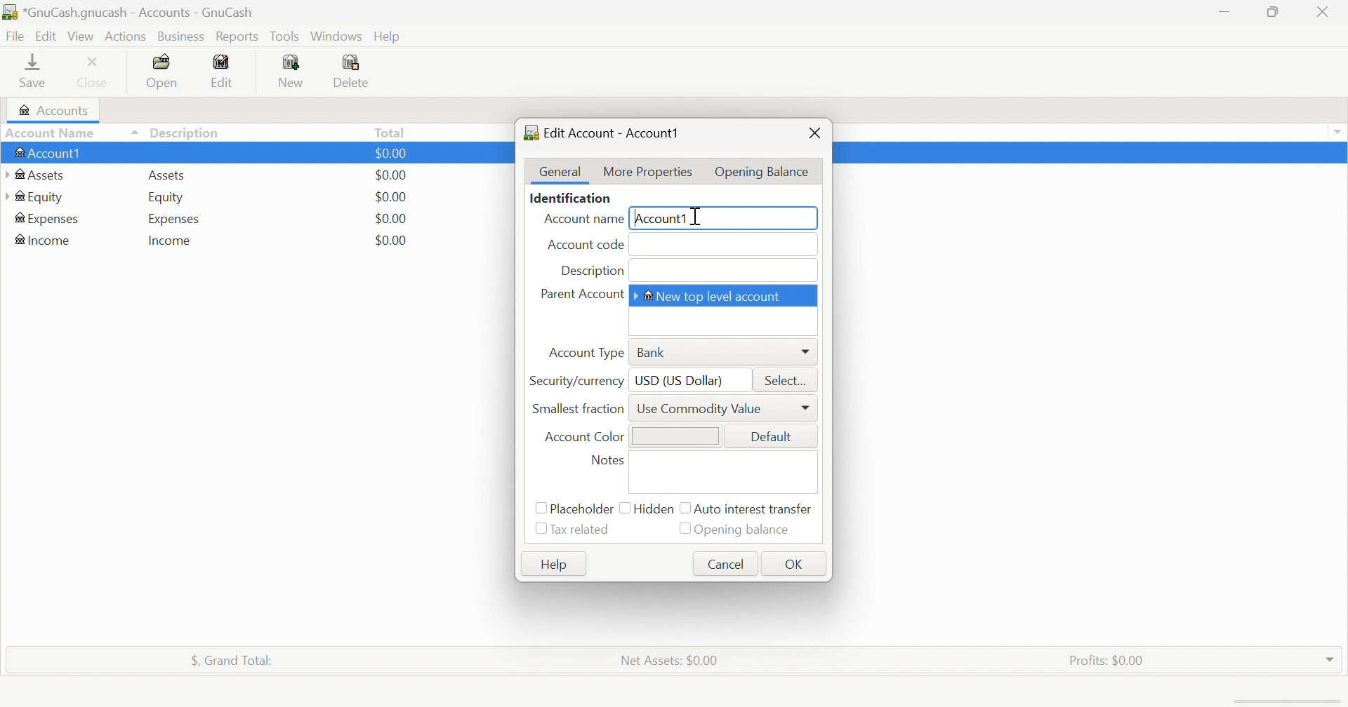  I want to click on Account Name, so click(73, 134).